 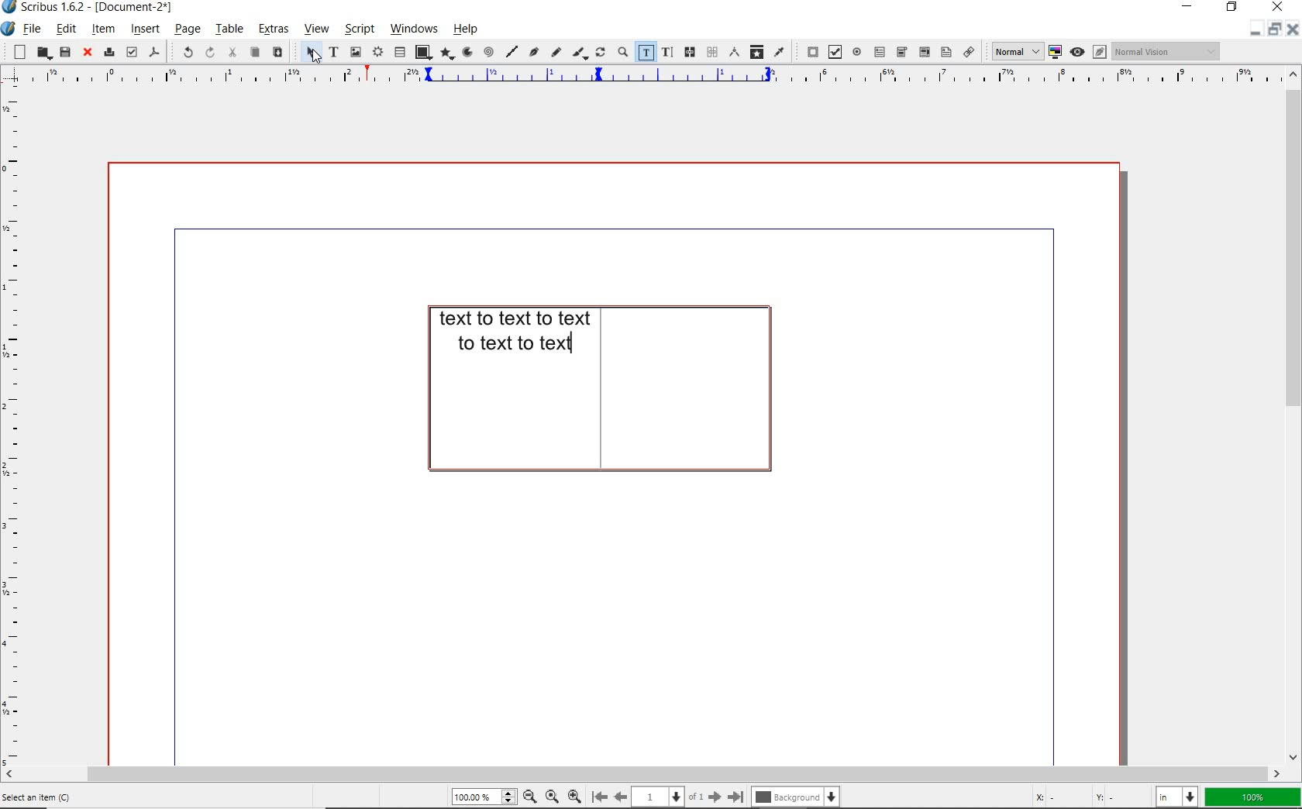 What do you see at coordinates (145, 29) in the screenshot?
I see `insert` at bounding box center [145, 29].